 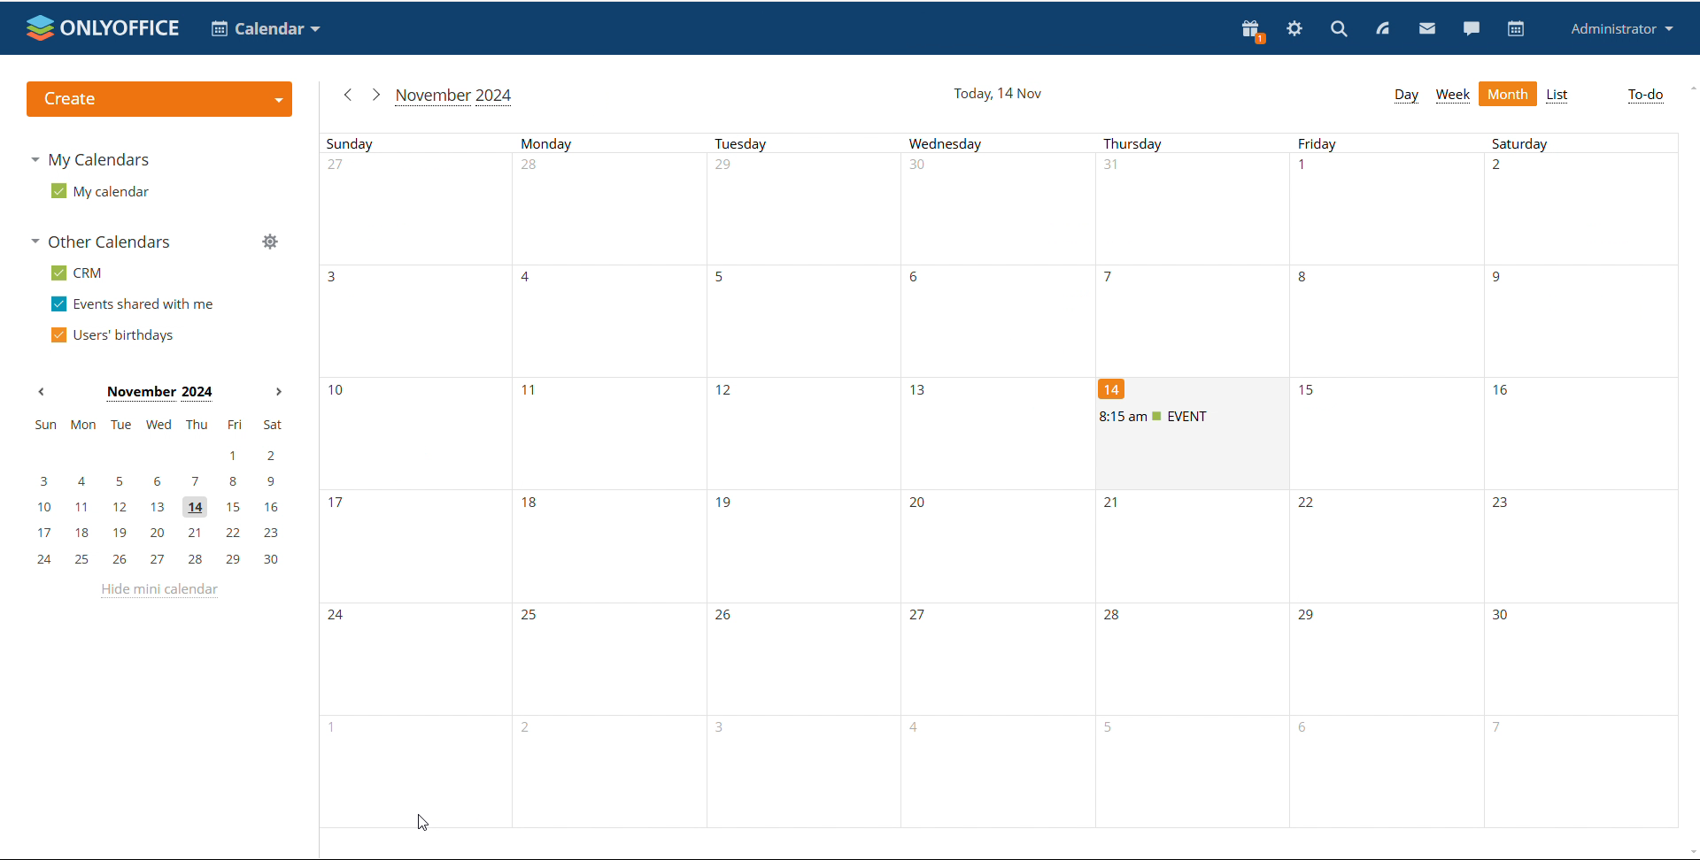 What do you see at coordinates (104, 241) in the screenshot?
I see `other calendars` at bounding box center [104, 241].